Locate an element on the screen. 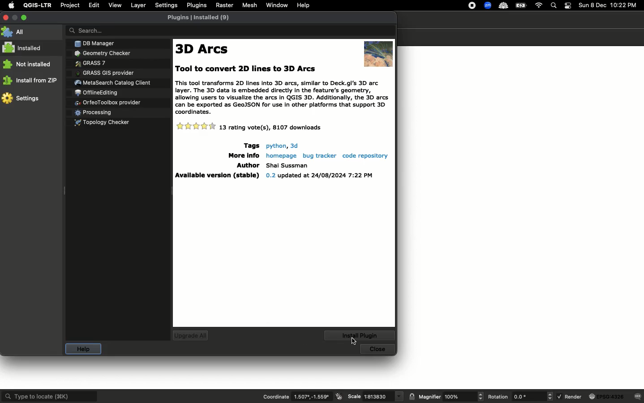 This screenshot has width=644, height=403. Project is located at coordinates (69, 6).